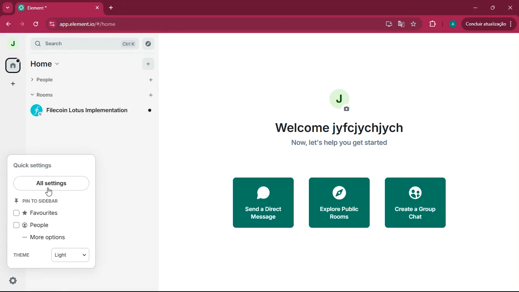  Describe the element at coordinates (256, 203) in the screenshot. I see `send ` at that location.